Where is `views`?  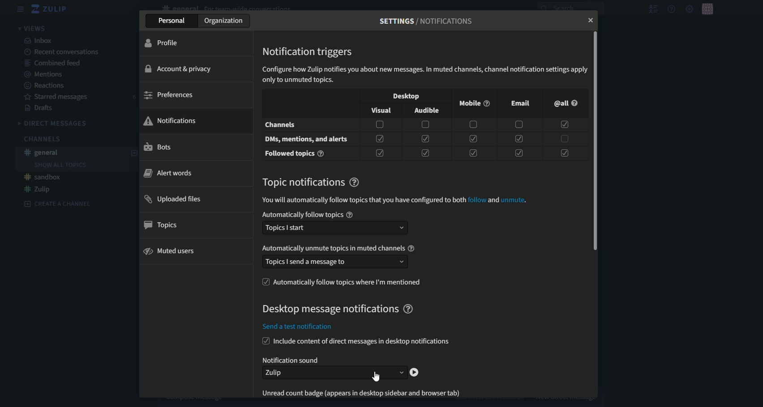
views is located at coordinates (34, 28).